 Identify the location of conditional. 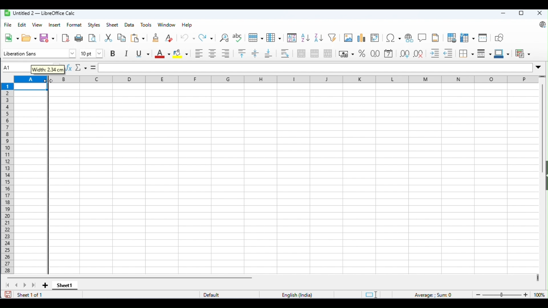
(522, 52).